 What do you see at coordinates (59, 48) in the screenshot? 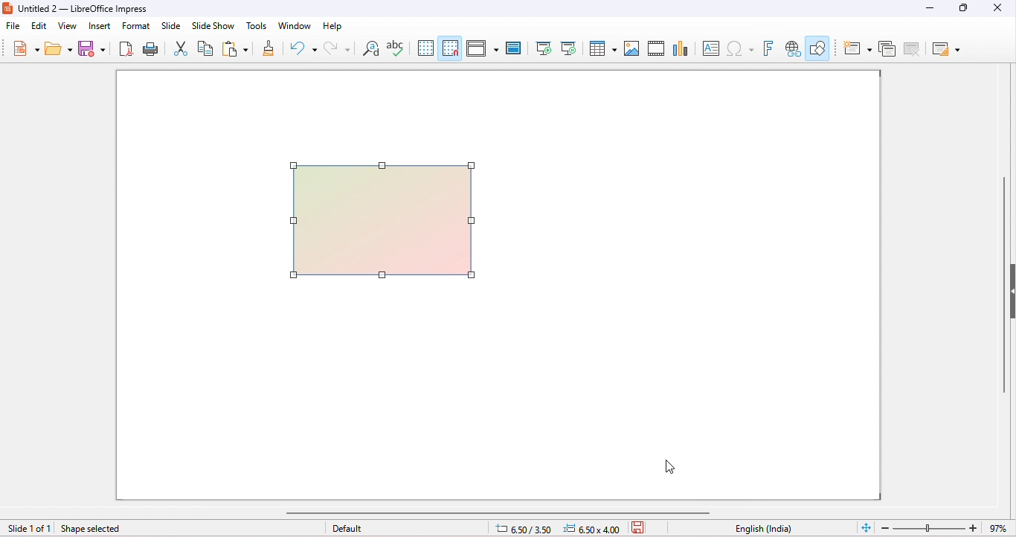
I see `open` at bounding box center [59, 48].